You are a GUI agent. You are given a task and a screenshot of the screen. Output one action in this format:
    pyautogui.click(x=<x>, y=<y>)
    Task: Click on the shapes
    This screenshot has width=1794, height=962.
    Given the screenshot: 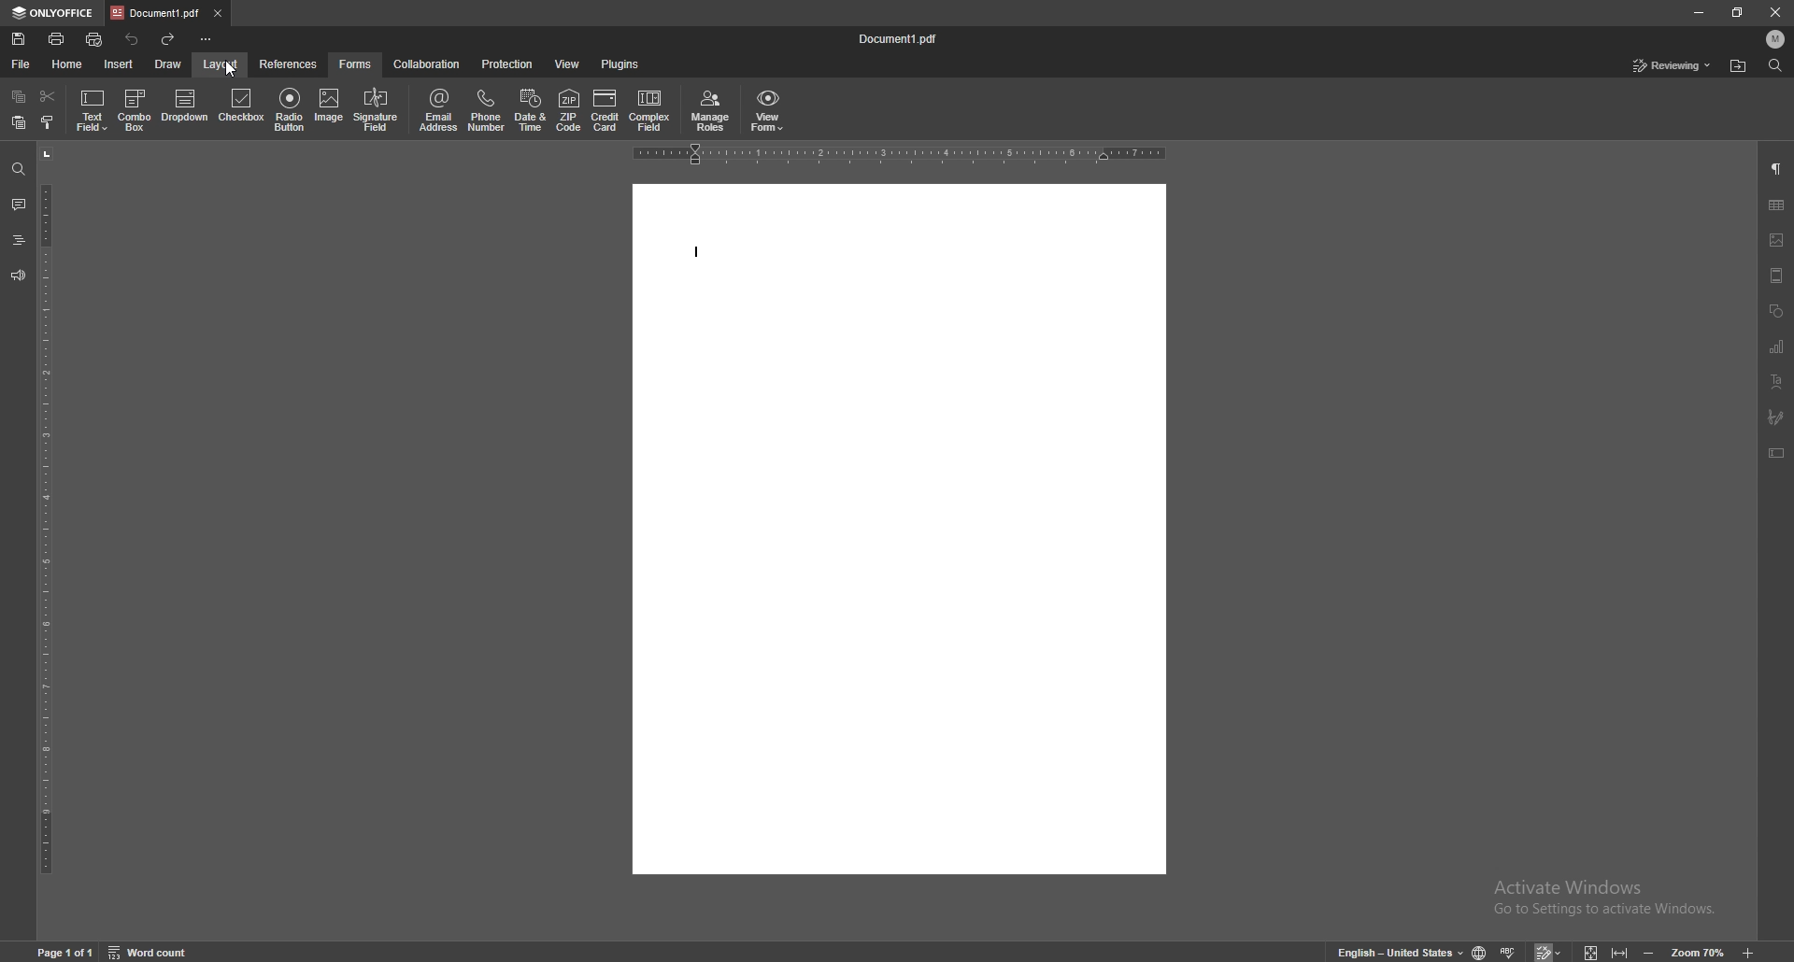 What is the action you would take?
    pyautogui.click(x=1774, y=310)
    